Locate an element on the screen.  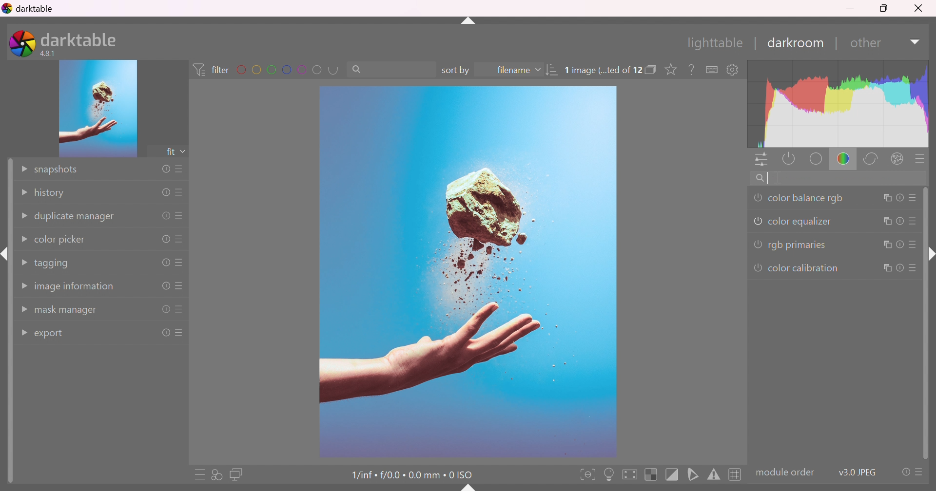
shift+ctrl+r is located at coordinates (930, 252).